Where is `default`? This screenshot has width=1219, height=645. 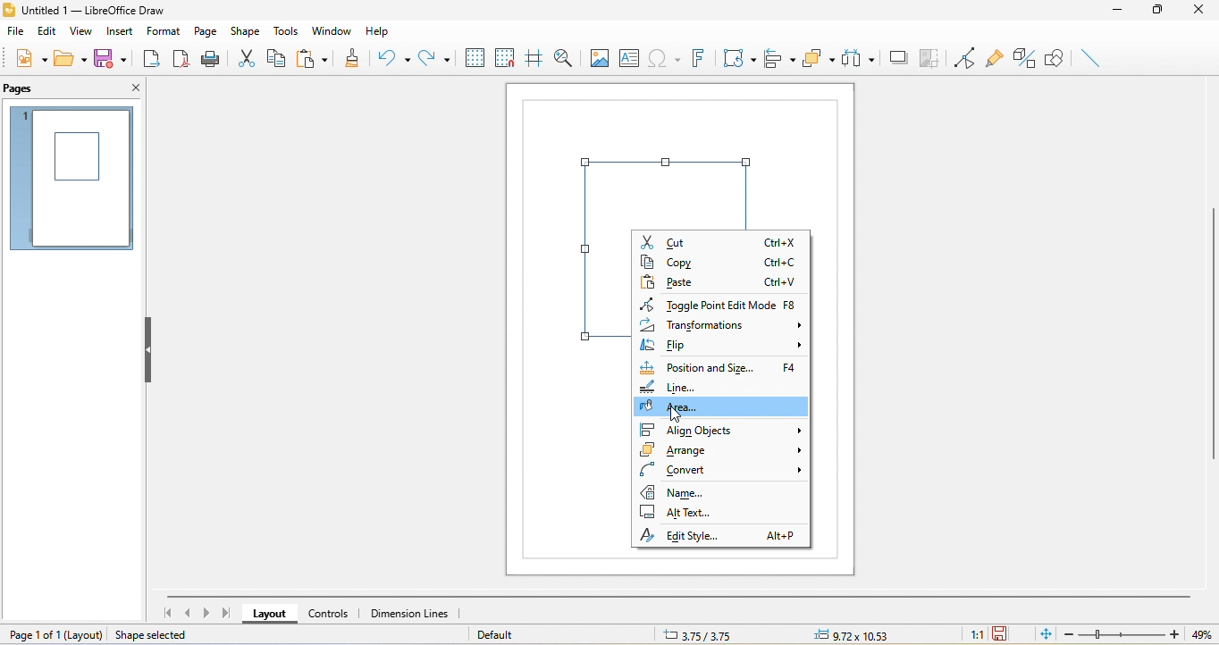
default is located at coordinates (512, 634).